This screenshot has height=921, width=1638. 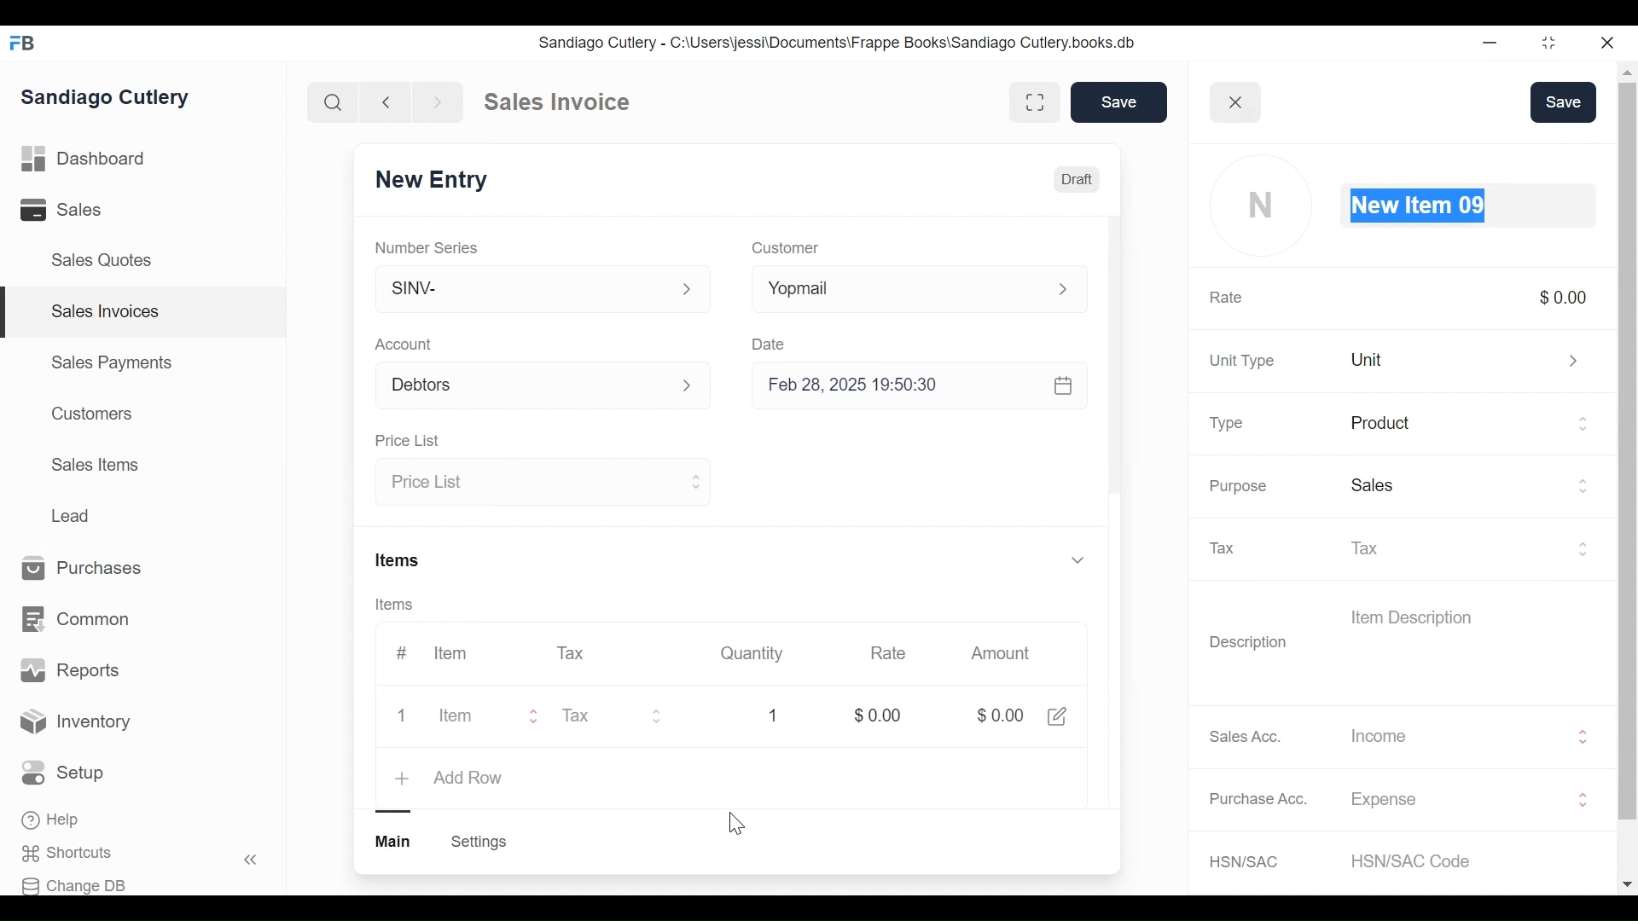 What do you see at coordinates (452, 776) in the screenshot?
I see `+ add row` at bounding box center [452, 776].